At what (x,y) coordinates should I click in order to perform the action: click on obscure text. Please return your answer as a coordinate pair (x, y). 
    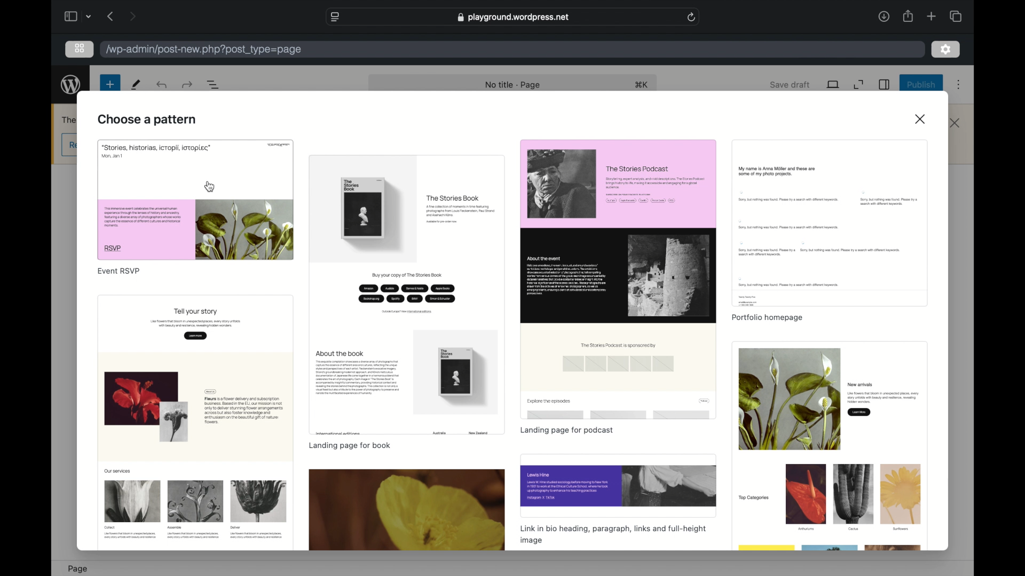
    Looking at the image, I should click on (68, 120).